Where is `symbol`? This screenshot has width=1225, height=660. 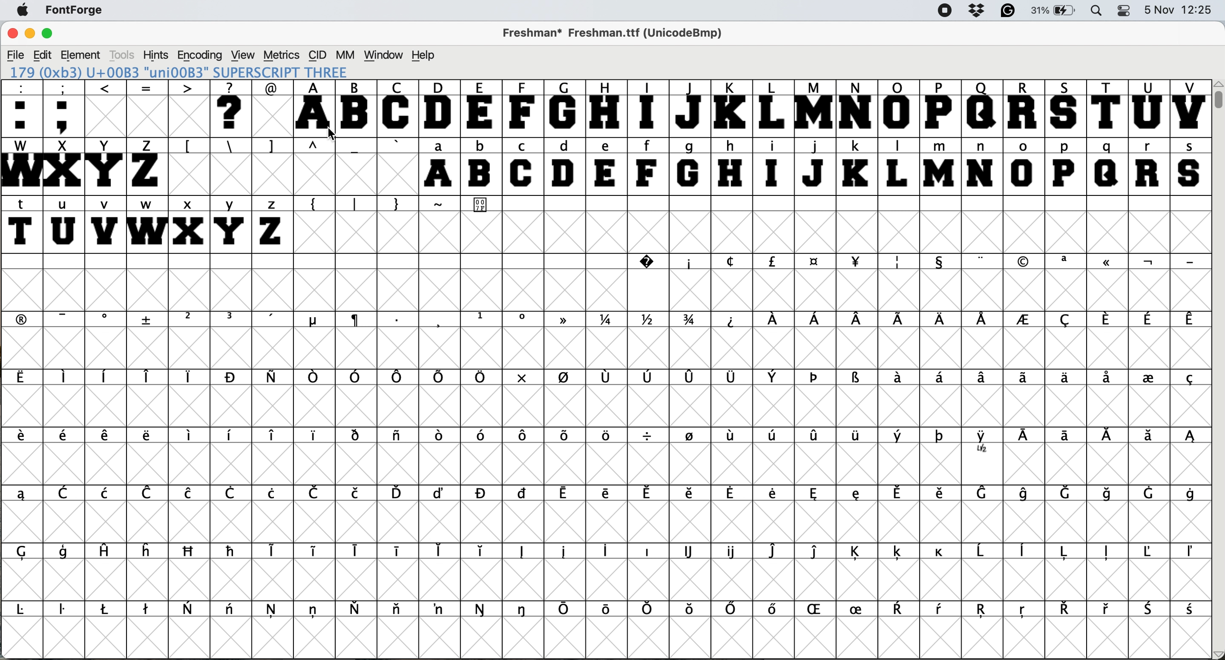 symbol is located at coordinates (190, 552).